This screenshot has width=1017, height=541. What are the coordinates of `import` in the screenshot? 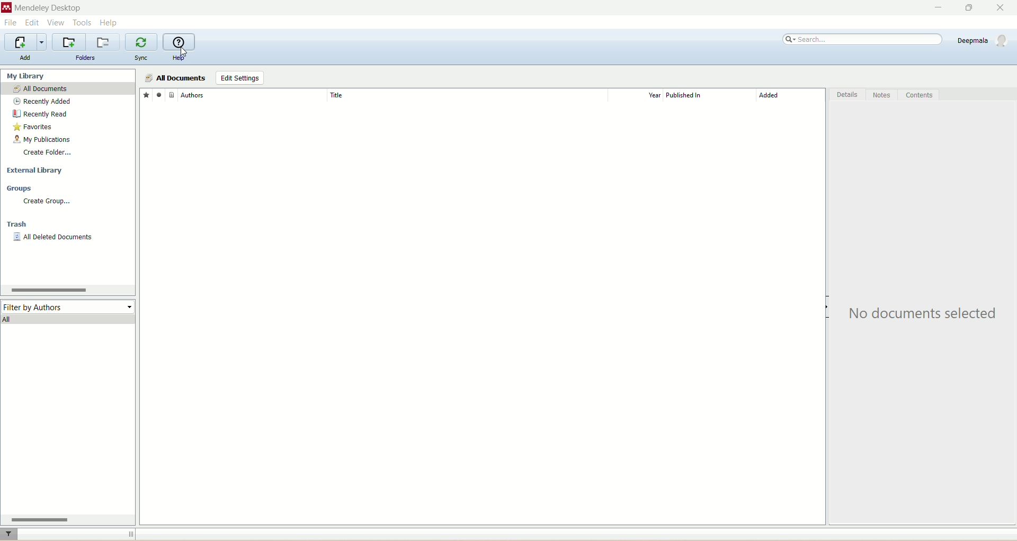 It's located at (26, 43).